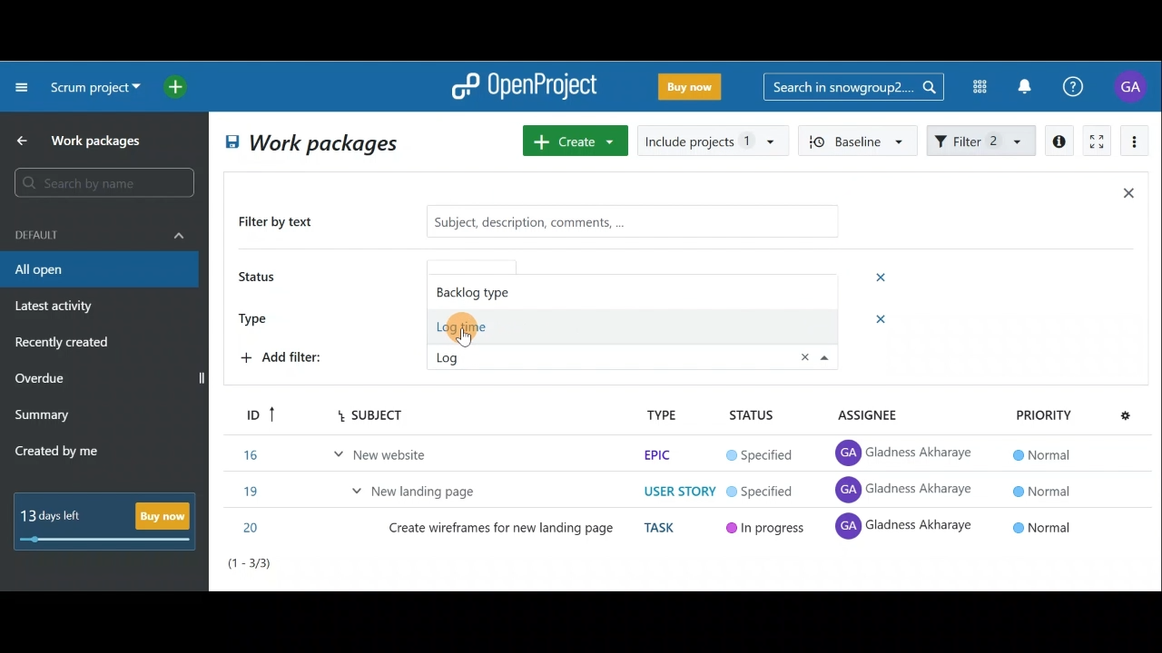  Describe the element at coordinates (663, 528) in the screenshot. I see `task` at that location.